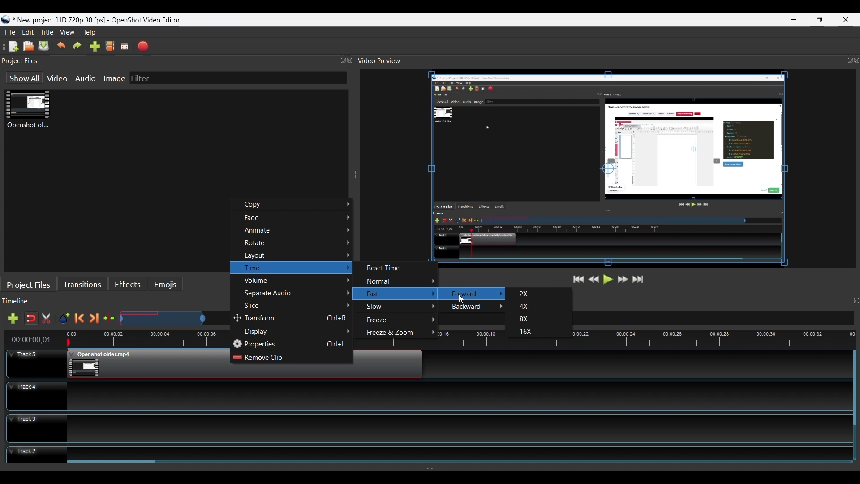 The width and height of the screenshot is (860, 484). I want to click on Save File, so click(44, 46).